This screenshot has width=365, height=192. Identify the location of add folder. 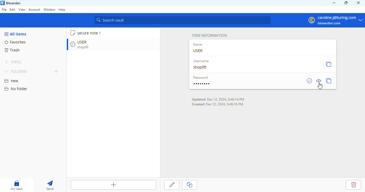
(56, 71).